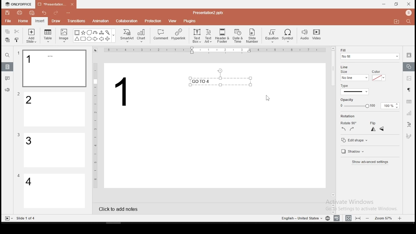 The height and width of the screenshot is (234, 416). What do you see at coordinates (208, 12) in the screenshot?
I see `` at bounding box center [208, 12].